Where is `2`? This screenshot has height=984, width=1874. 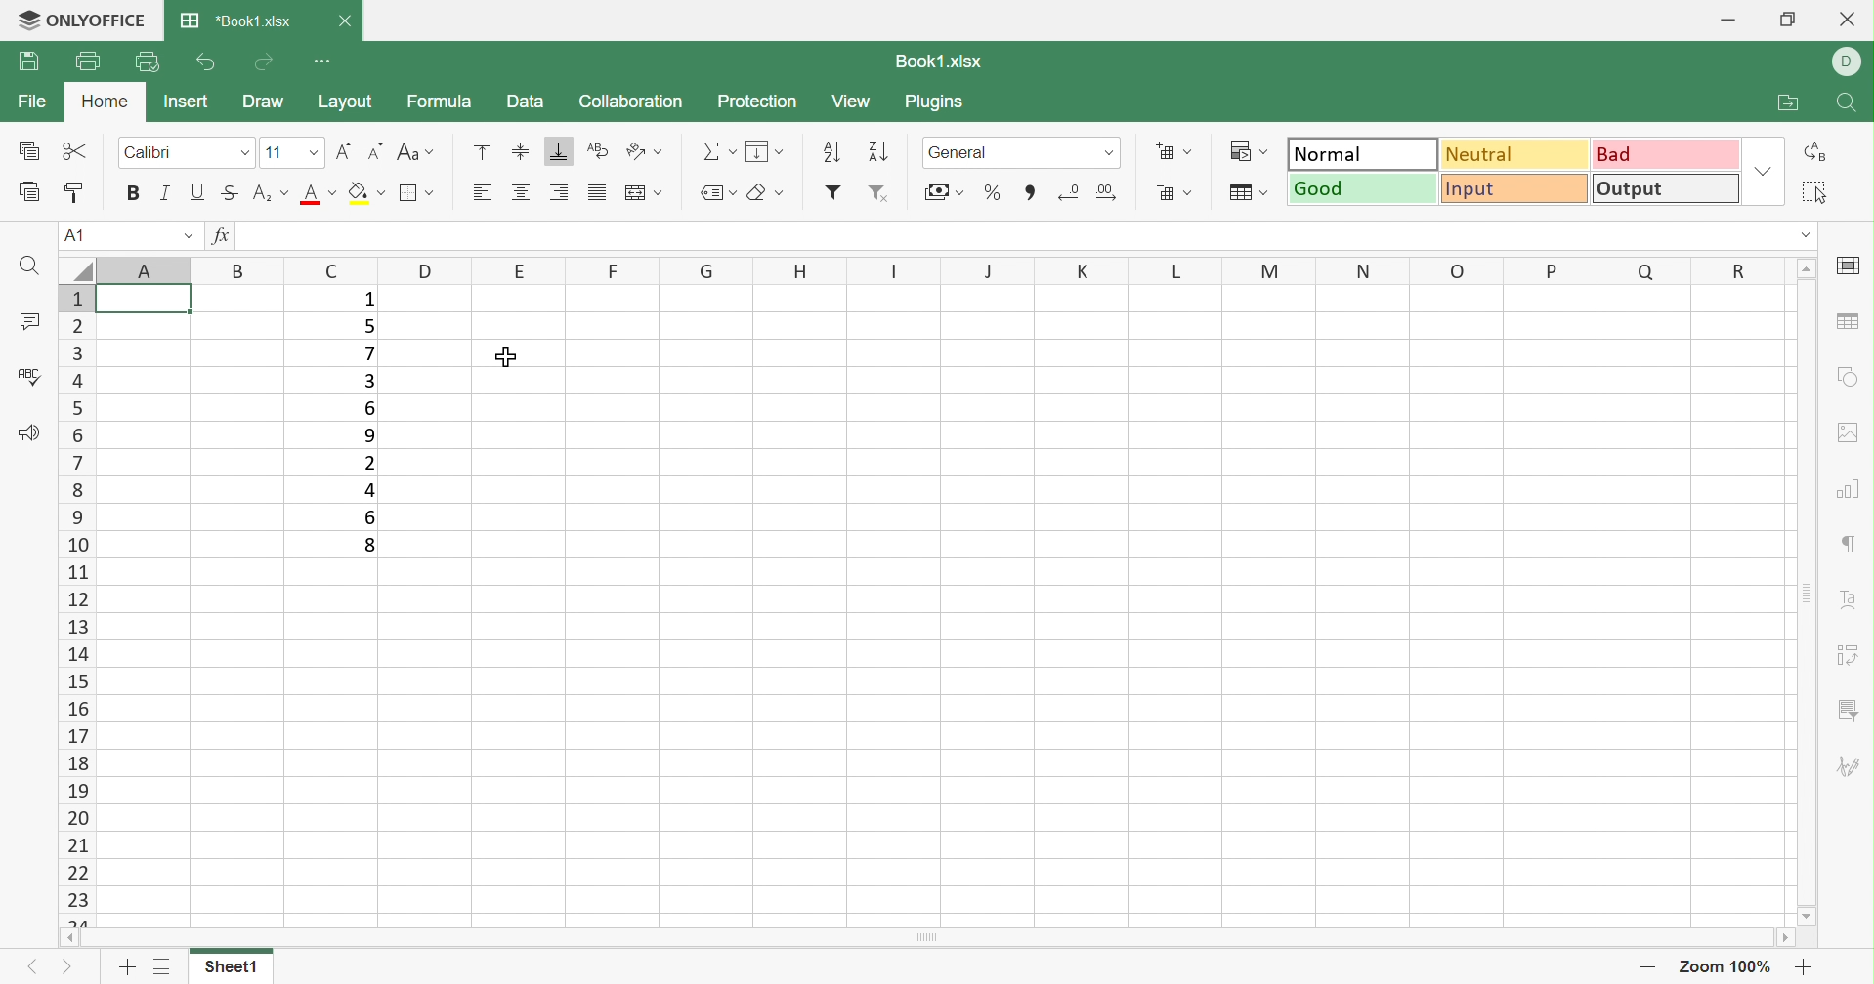 2 is located at coordinates (370, 464).